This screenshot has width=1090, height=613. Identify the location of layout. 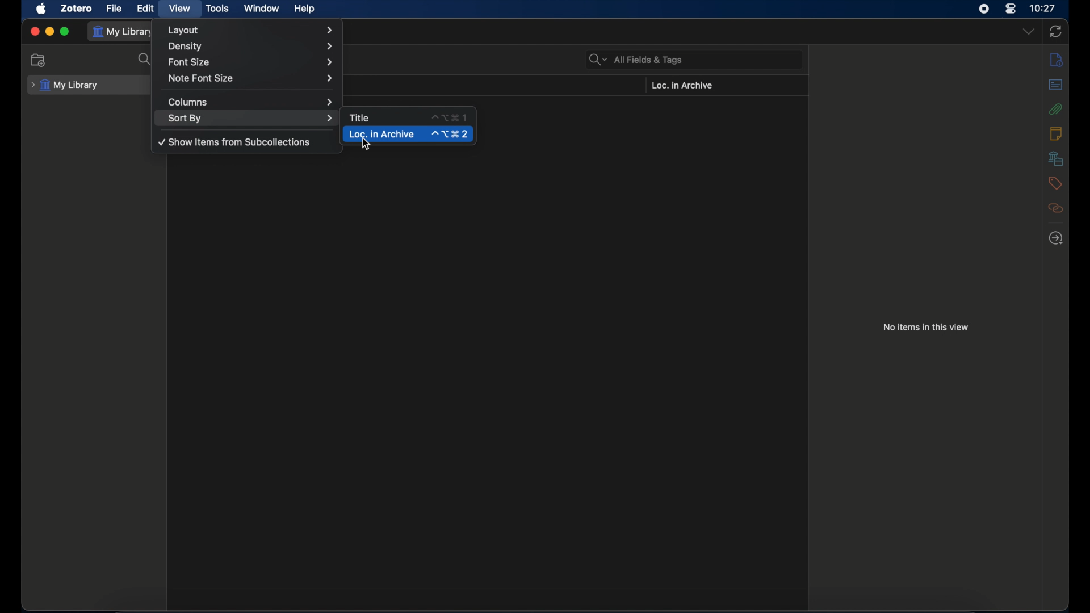
(251, 30).